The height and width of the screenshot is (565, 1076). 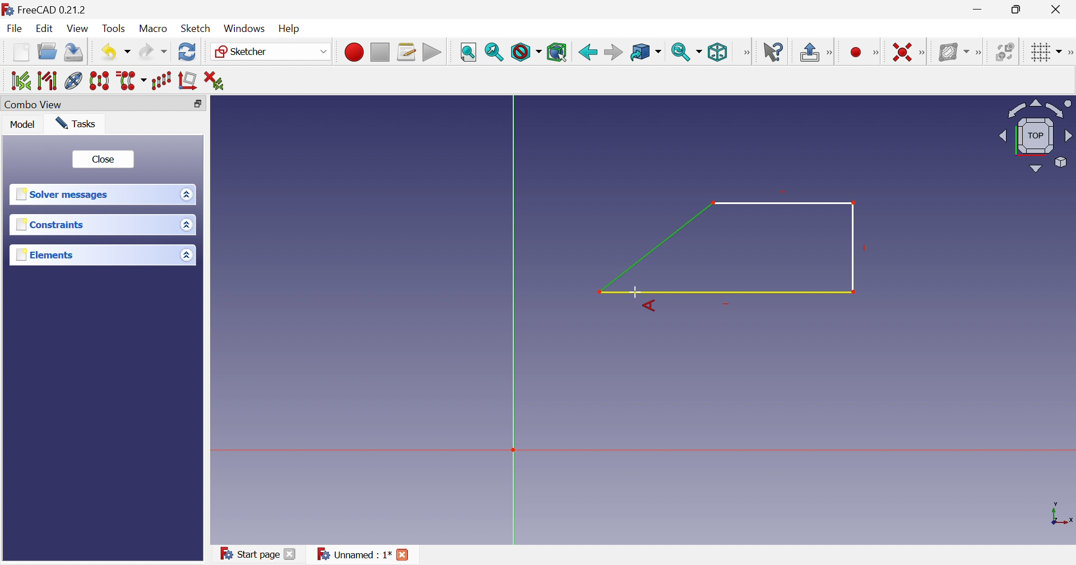 What do you see at coordinates (115, 27) in the screenshot?
I see `Tools` at bounding box center [115, 27].